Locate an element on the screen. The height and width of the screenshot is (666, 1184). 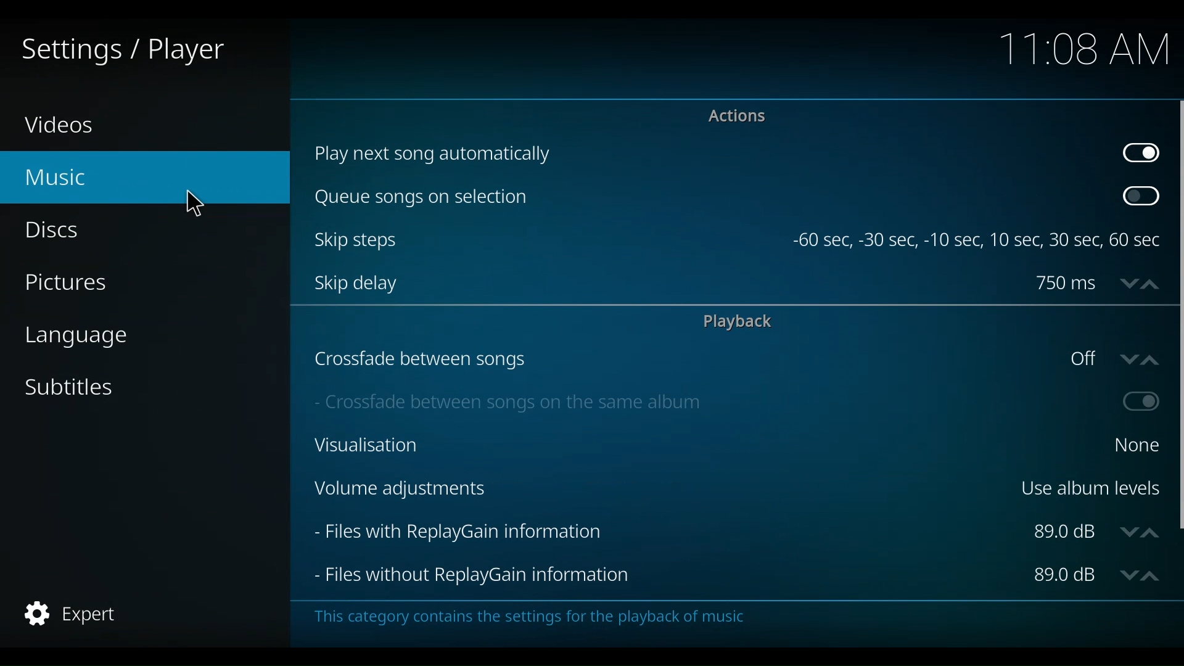
Play next song automatically is located at coordinates (711, 154).